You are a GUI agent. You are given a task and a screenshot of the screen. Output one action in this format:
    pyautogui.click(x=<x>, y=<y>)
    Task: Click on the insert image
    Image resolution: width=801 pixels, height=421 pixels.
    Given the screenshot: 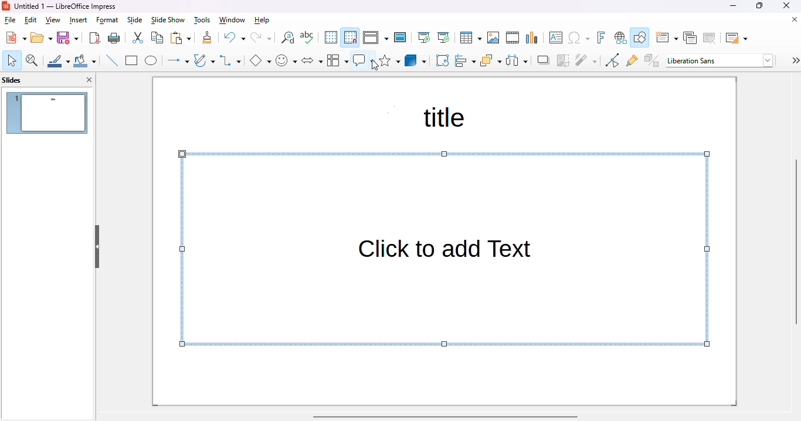 What is the action you would take?
    pyautogui.click(x=493, y=38)
    